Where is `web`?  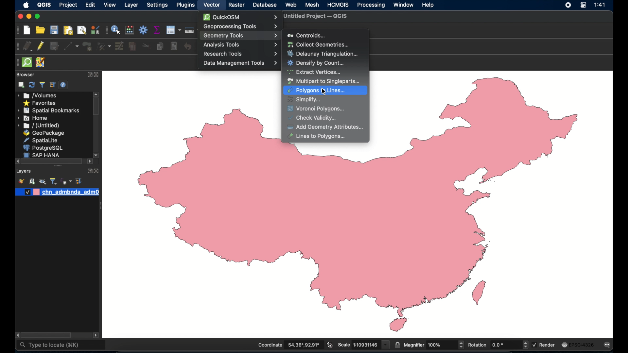
web is located at coordinates (291, 5).